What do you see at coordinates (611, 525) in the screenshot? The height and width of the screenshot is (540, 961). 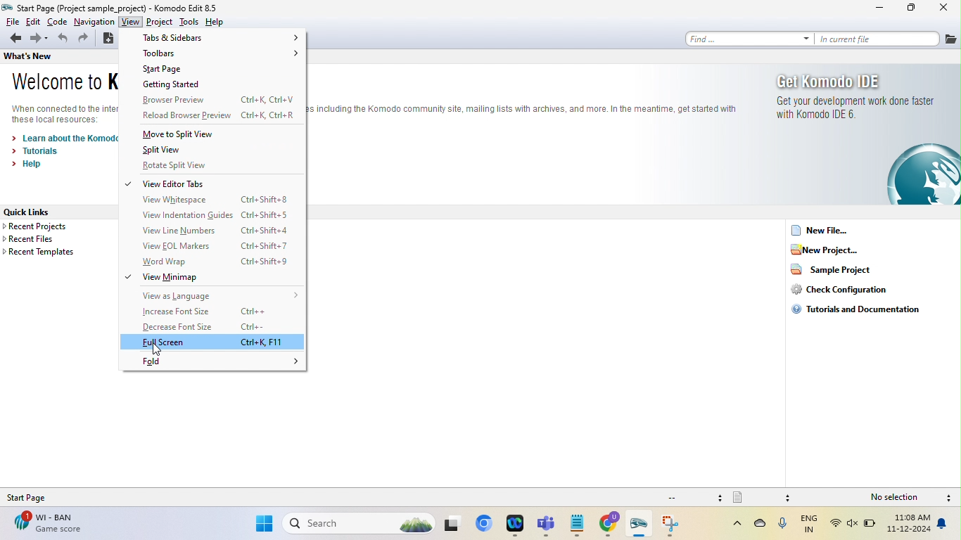 I see `apps on taskbar` at bounding box center [611, 525].